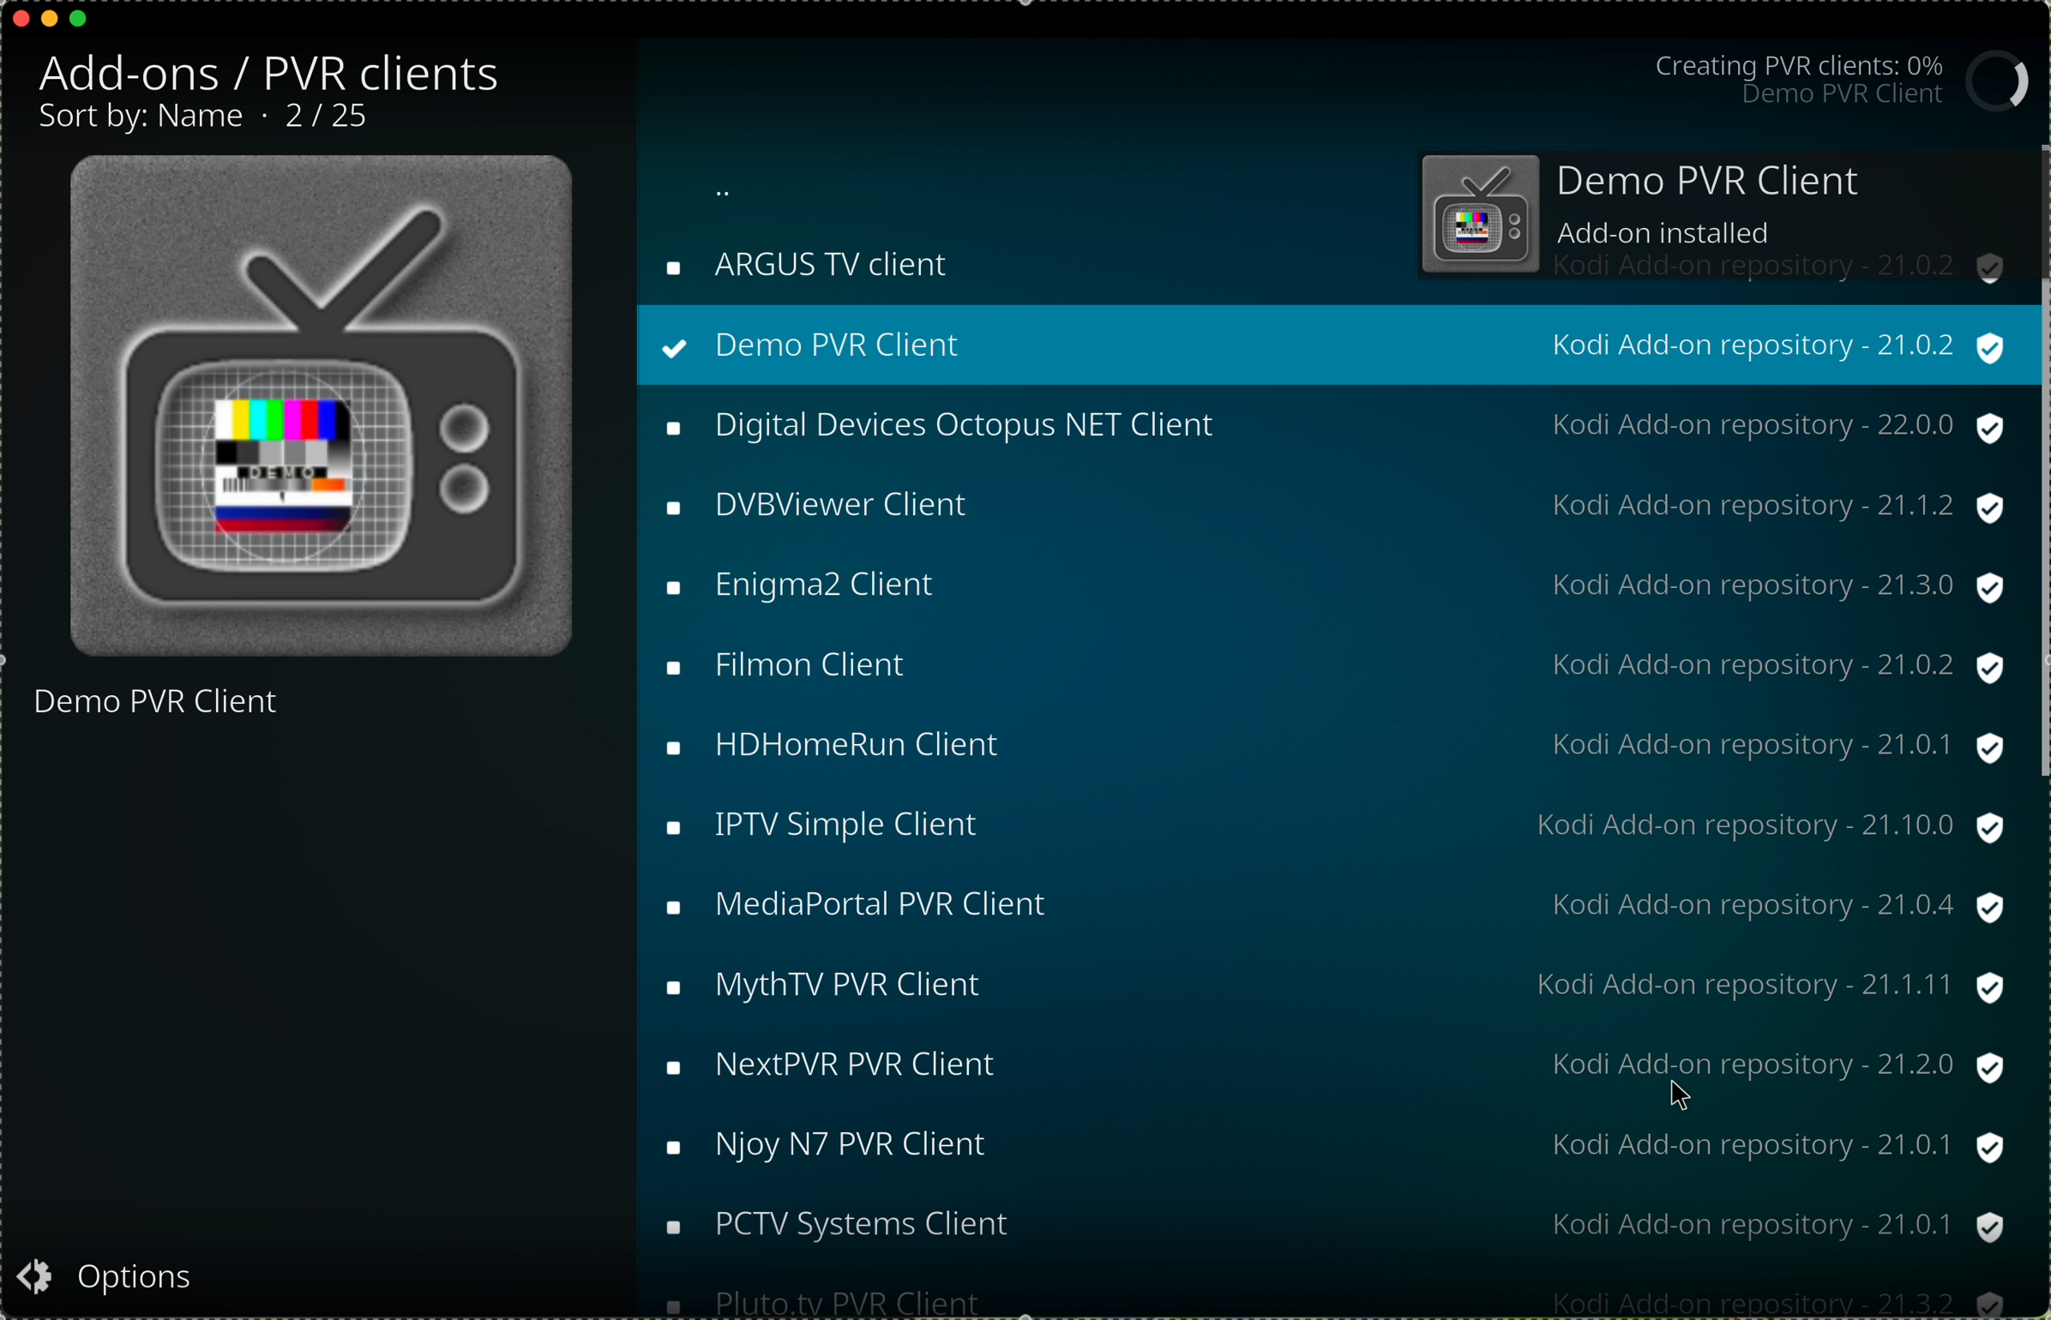 The width and height of the screenshot is (2051, 1320). What do you see at coordinates (1325, 1225) in the screenshot?
I see `` at bounding box center [1325, 1225].